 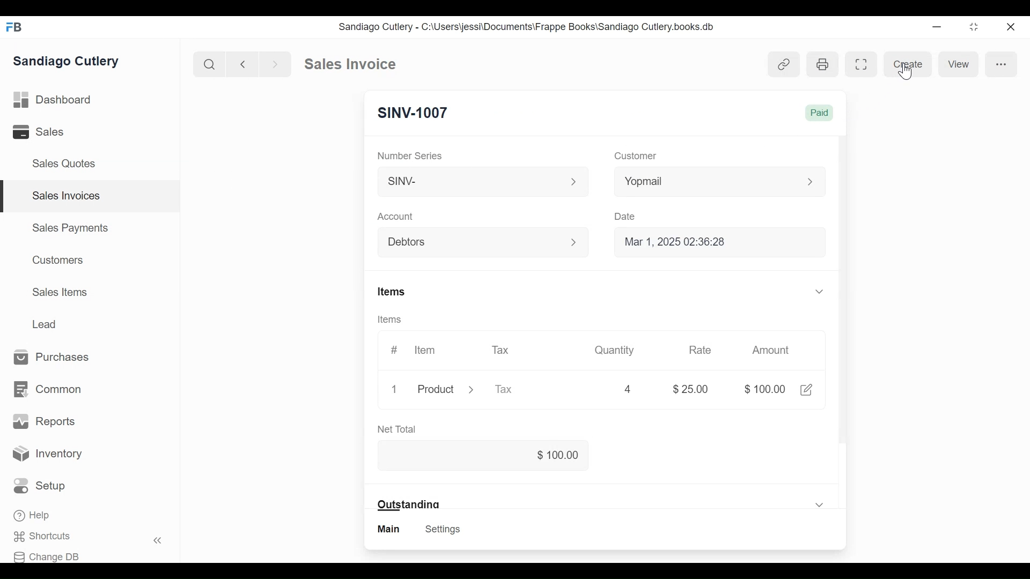 I want to click on Quantity, so click(x=614, y=351).